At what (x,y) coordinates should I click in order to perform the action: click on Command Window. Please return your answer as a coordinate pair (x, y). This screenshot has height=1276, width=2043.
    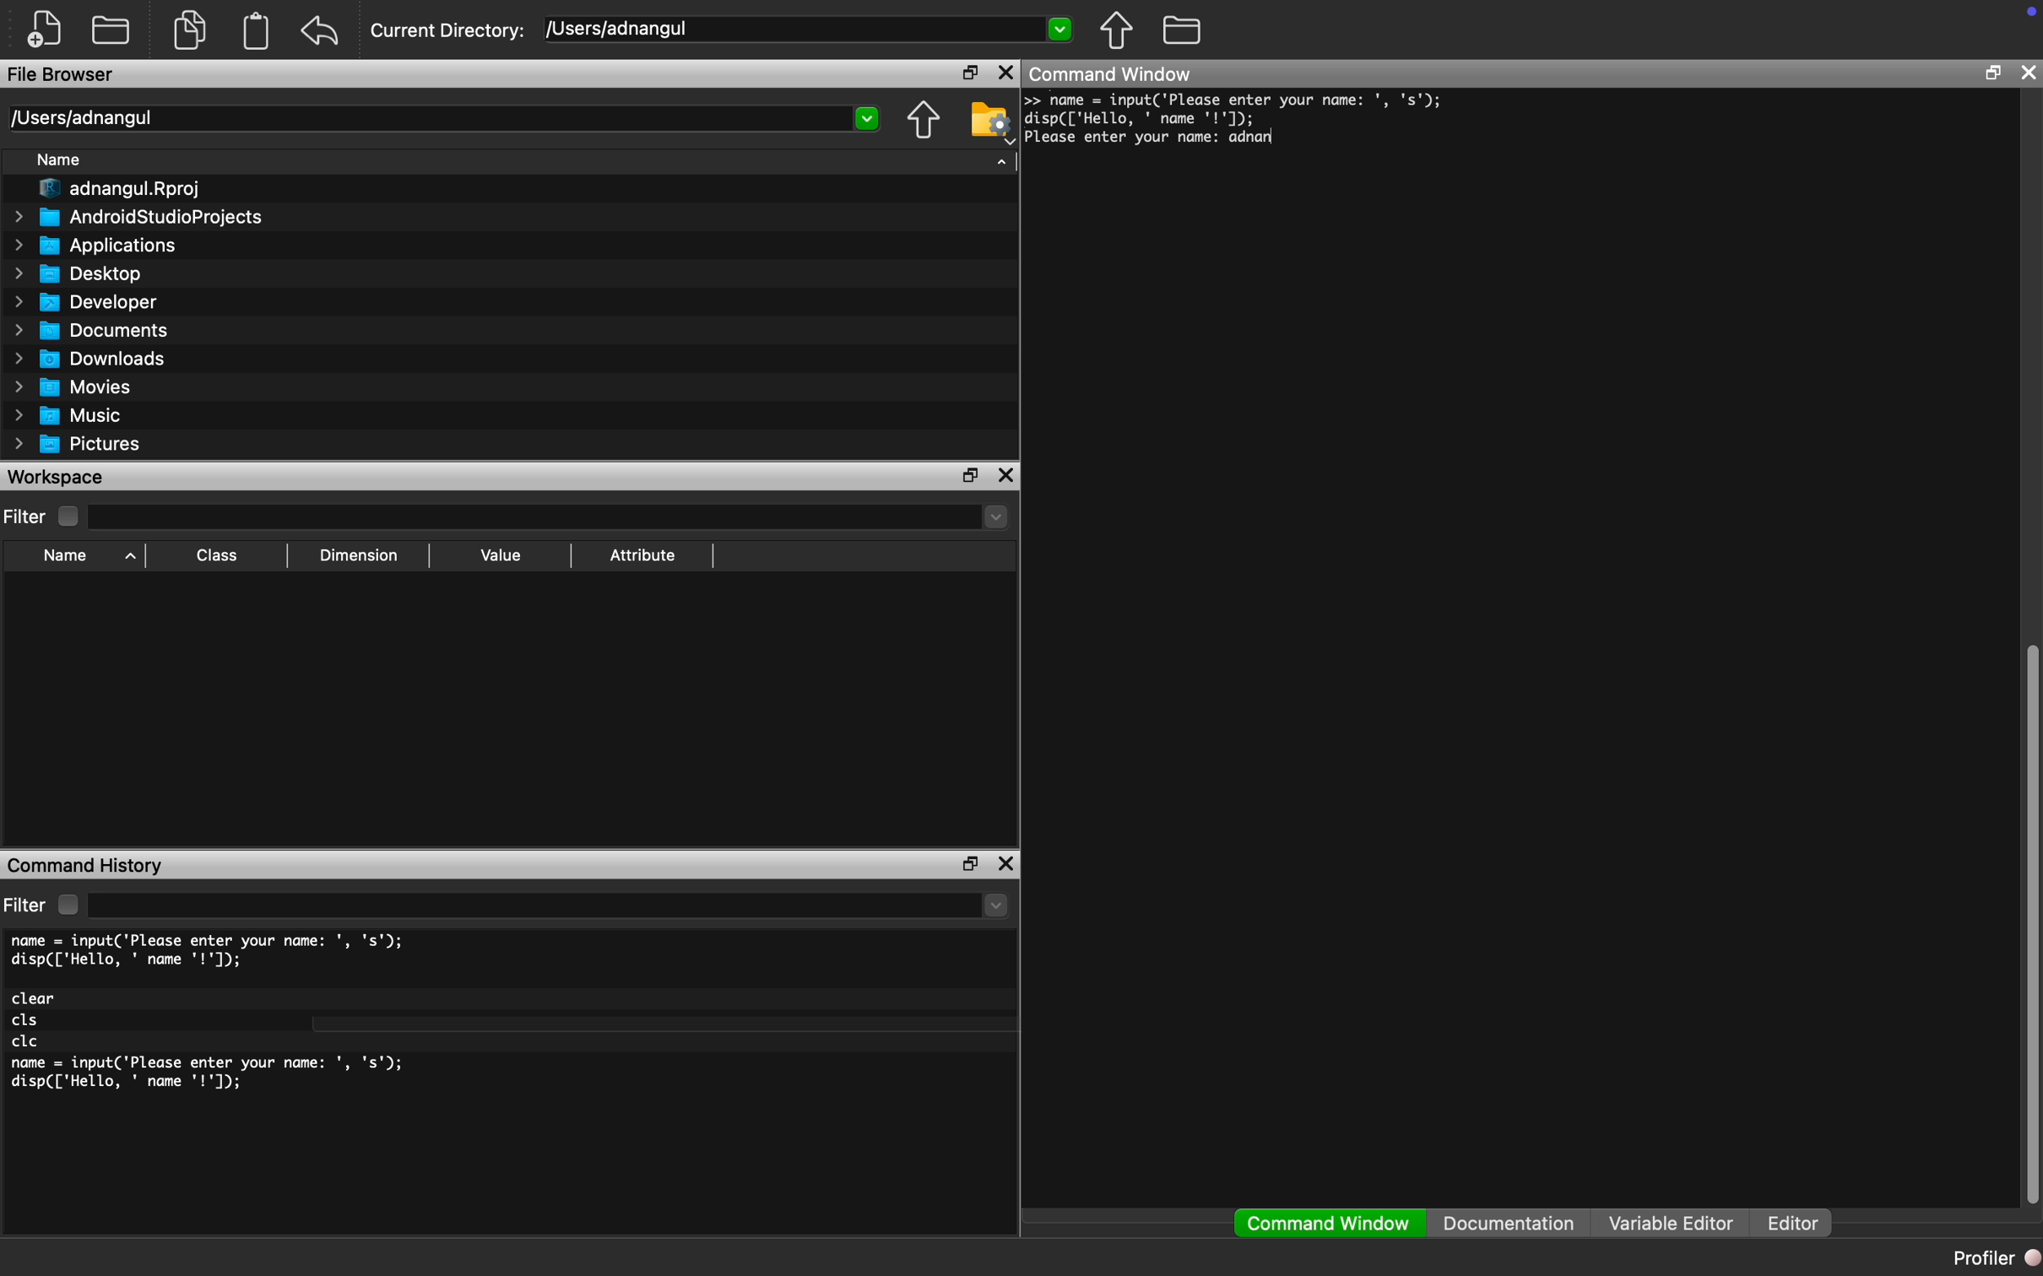
    Looking at the image, I should click on (1330, 1224).